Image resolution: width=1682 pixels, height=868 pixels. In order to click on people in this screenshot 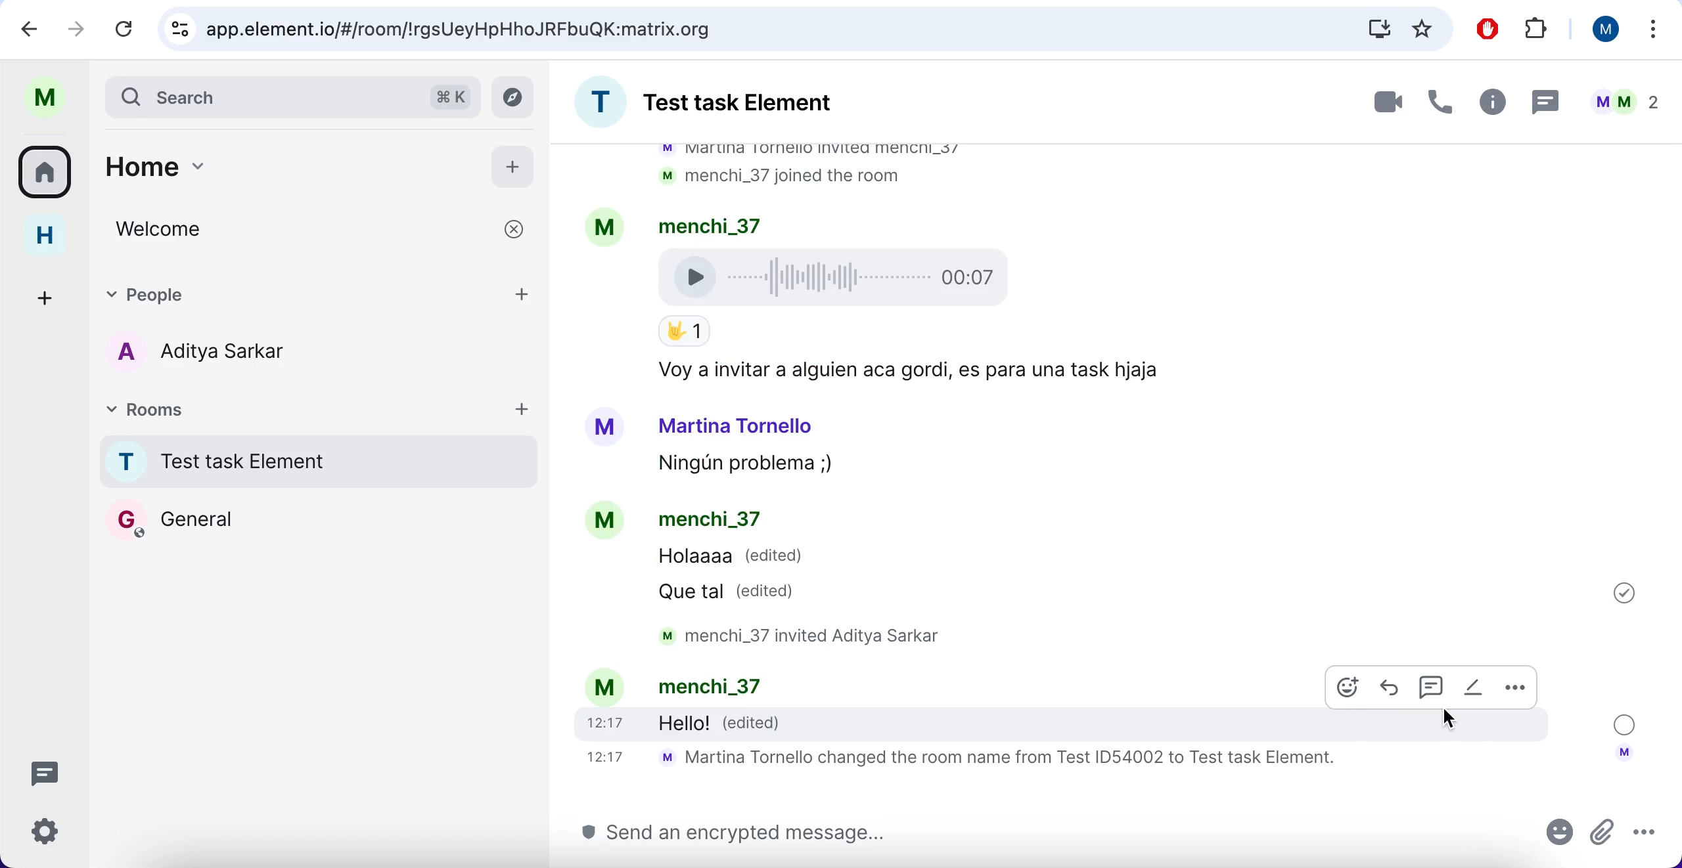, I will do `click(291, 292)`.